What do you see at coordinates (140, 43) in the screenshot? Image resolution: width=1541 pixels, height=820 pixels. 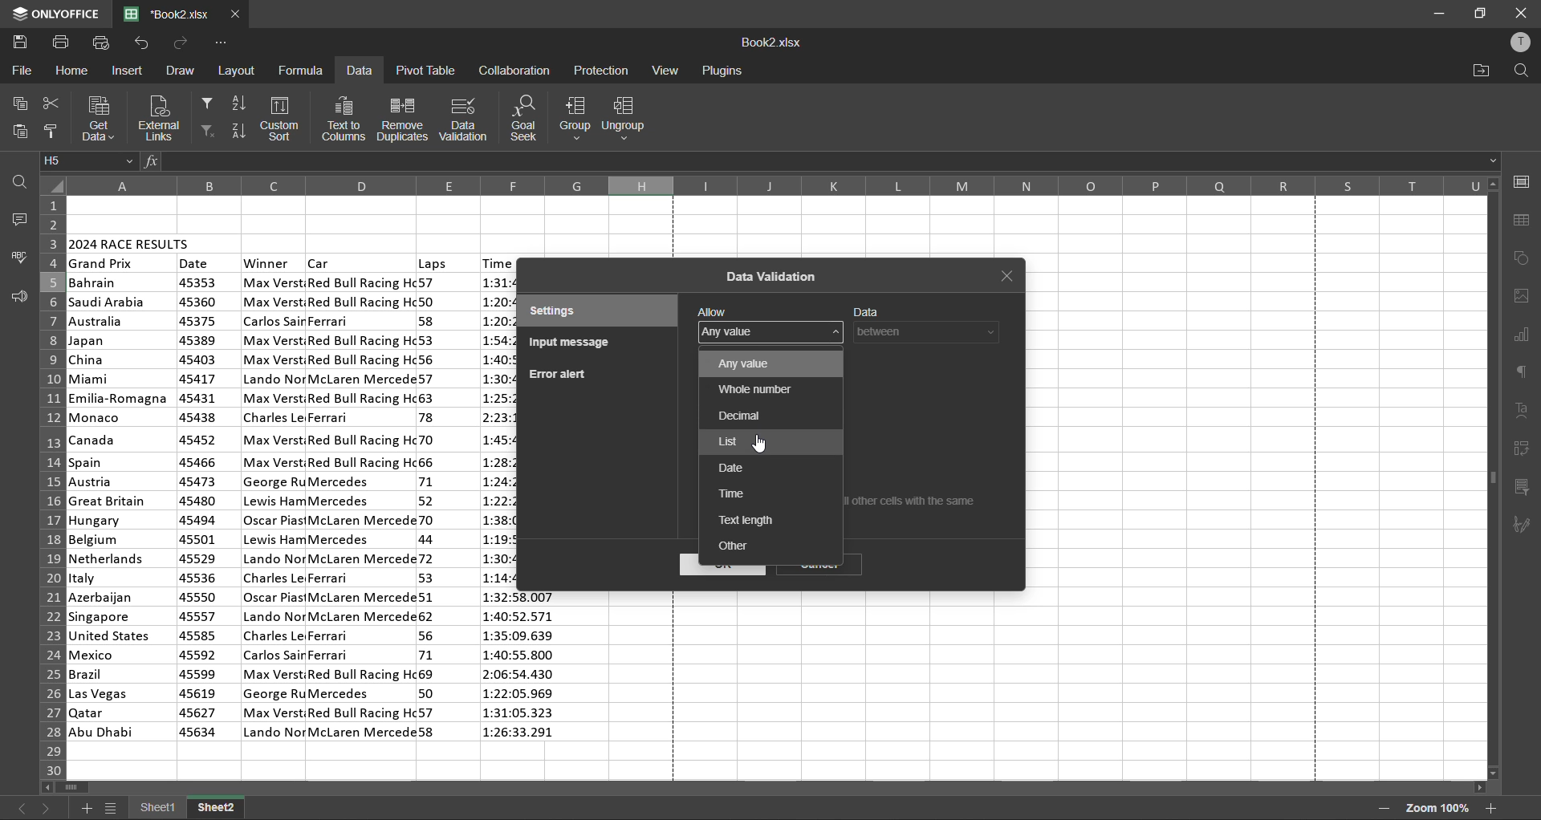 I see `undo` at bounding box center [140, 43].